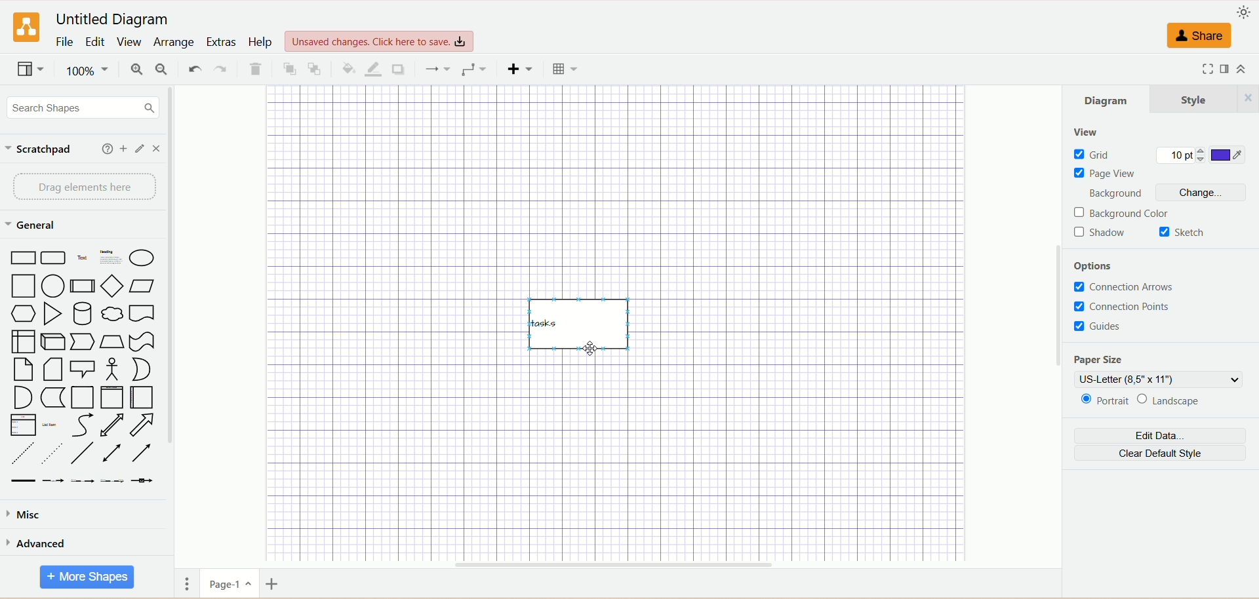  Describe the element at coordinates (1203, 100) in the screenshot. I see `style` at that location.